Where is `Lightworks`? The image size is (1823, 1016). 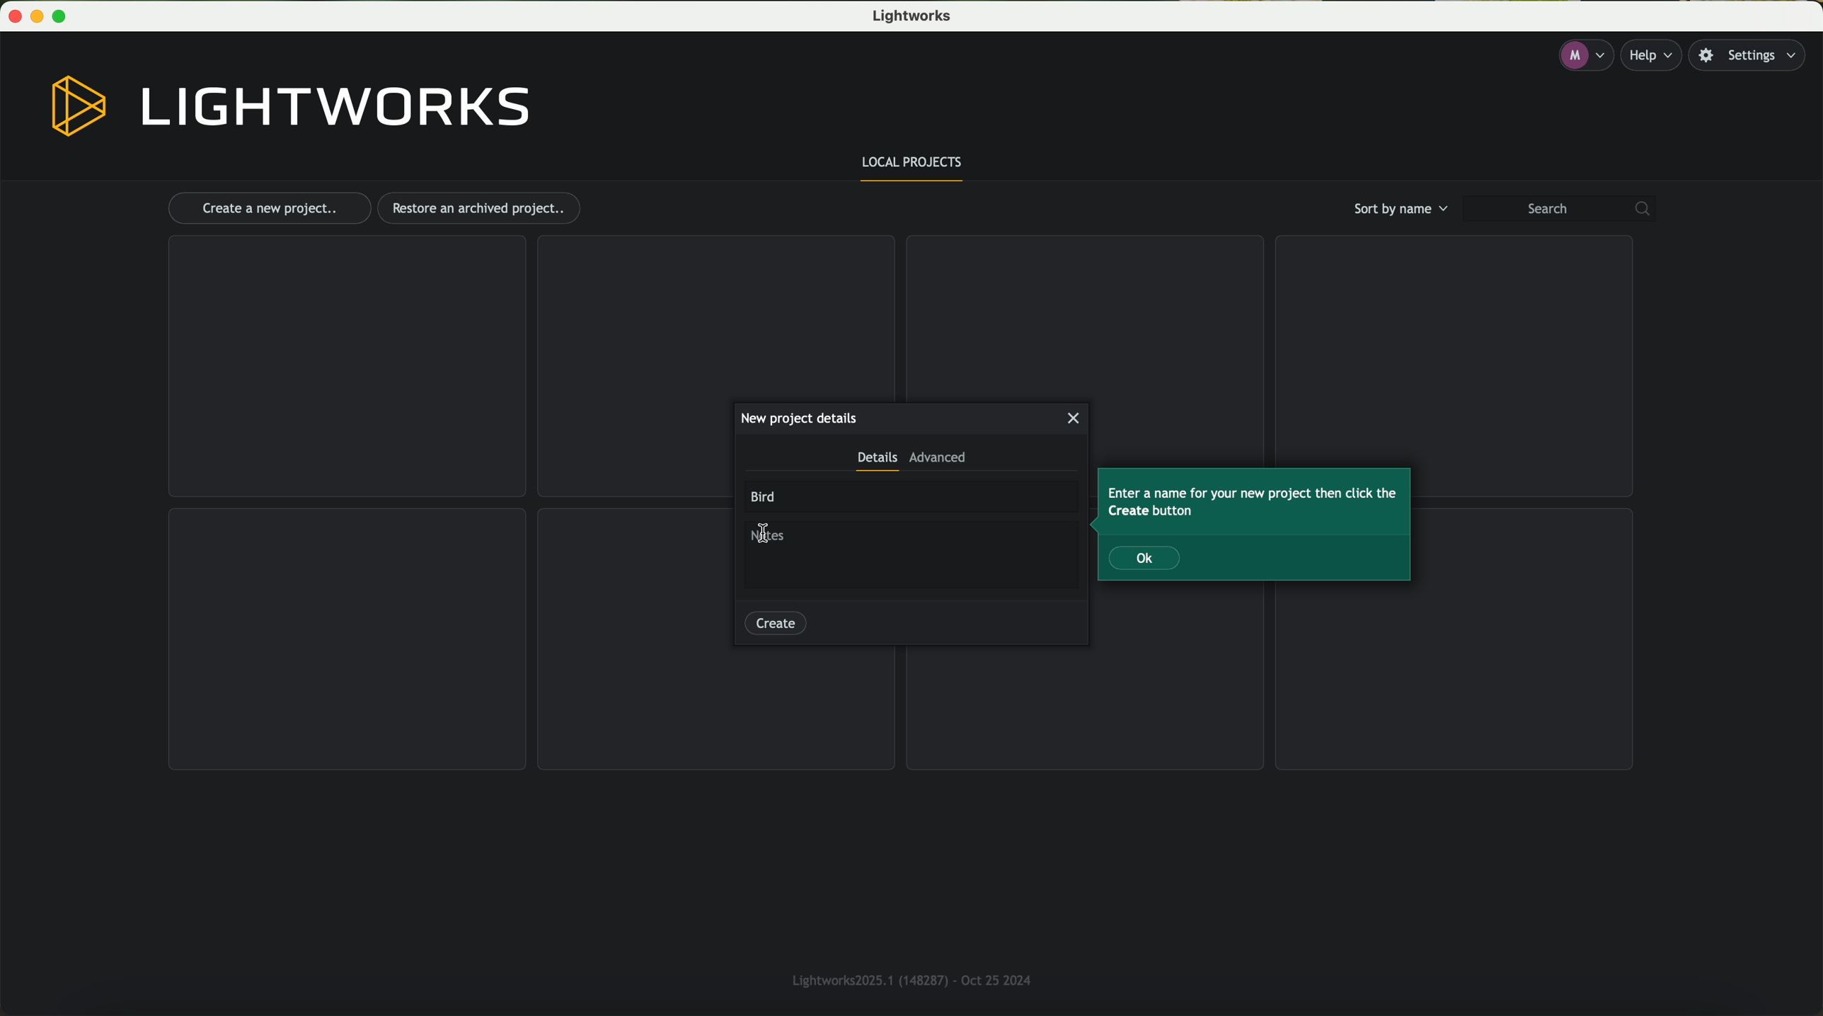 Lightworks is located at coordinates (916, 17).